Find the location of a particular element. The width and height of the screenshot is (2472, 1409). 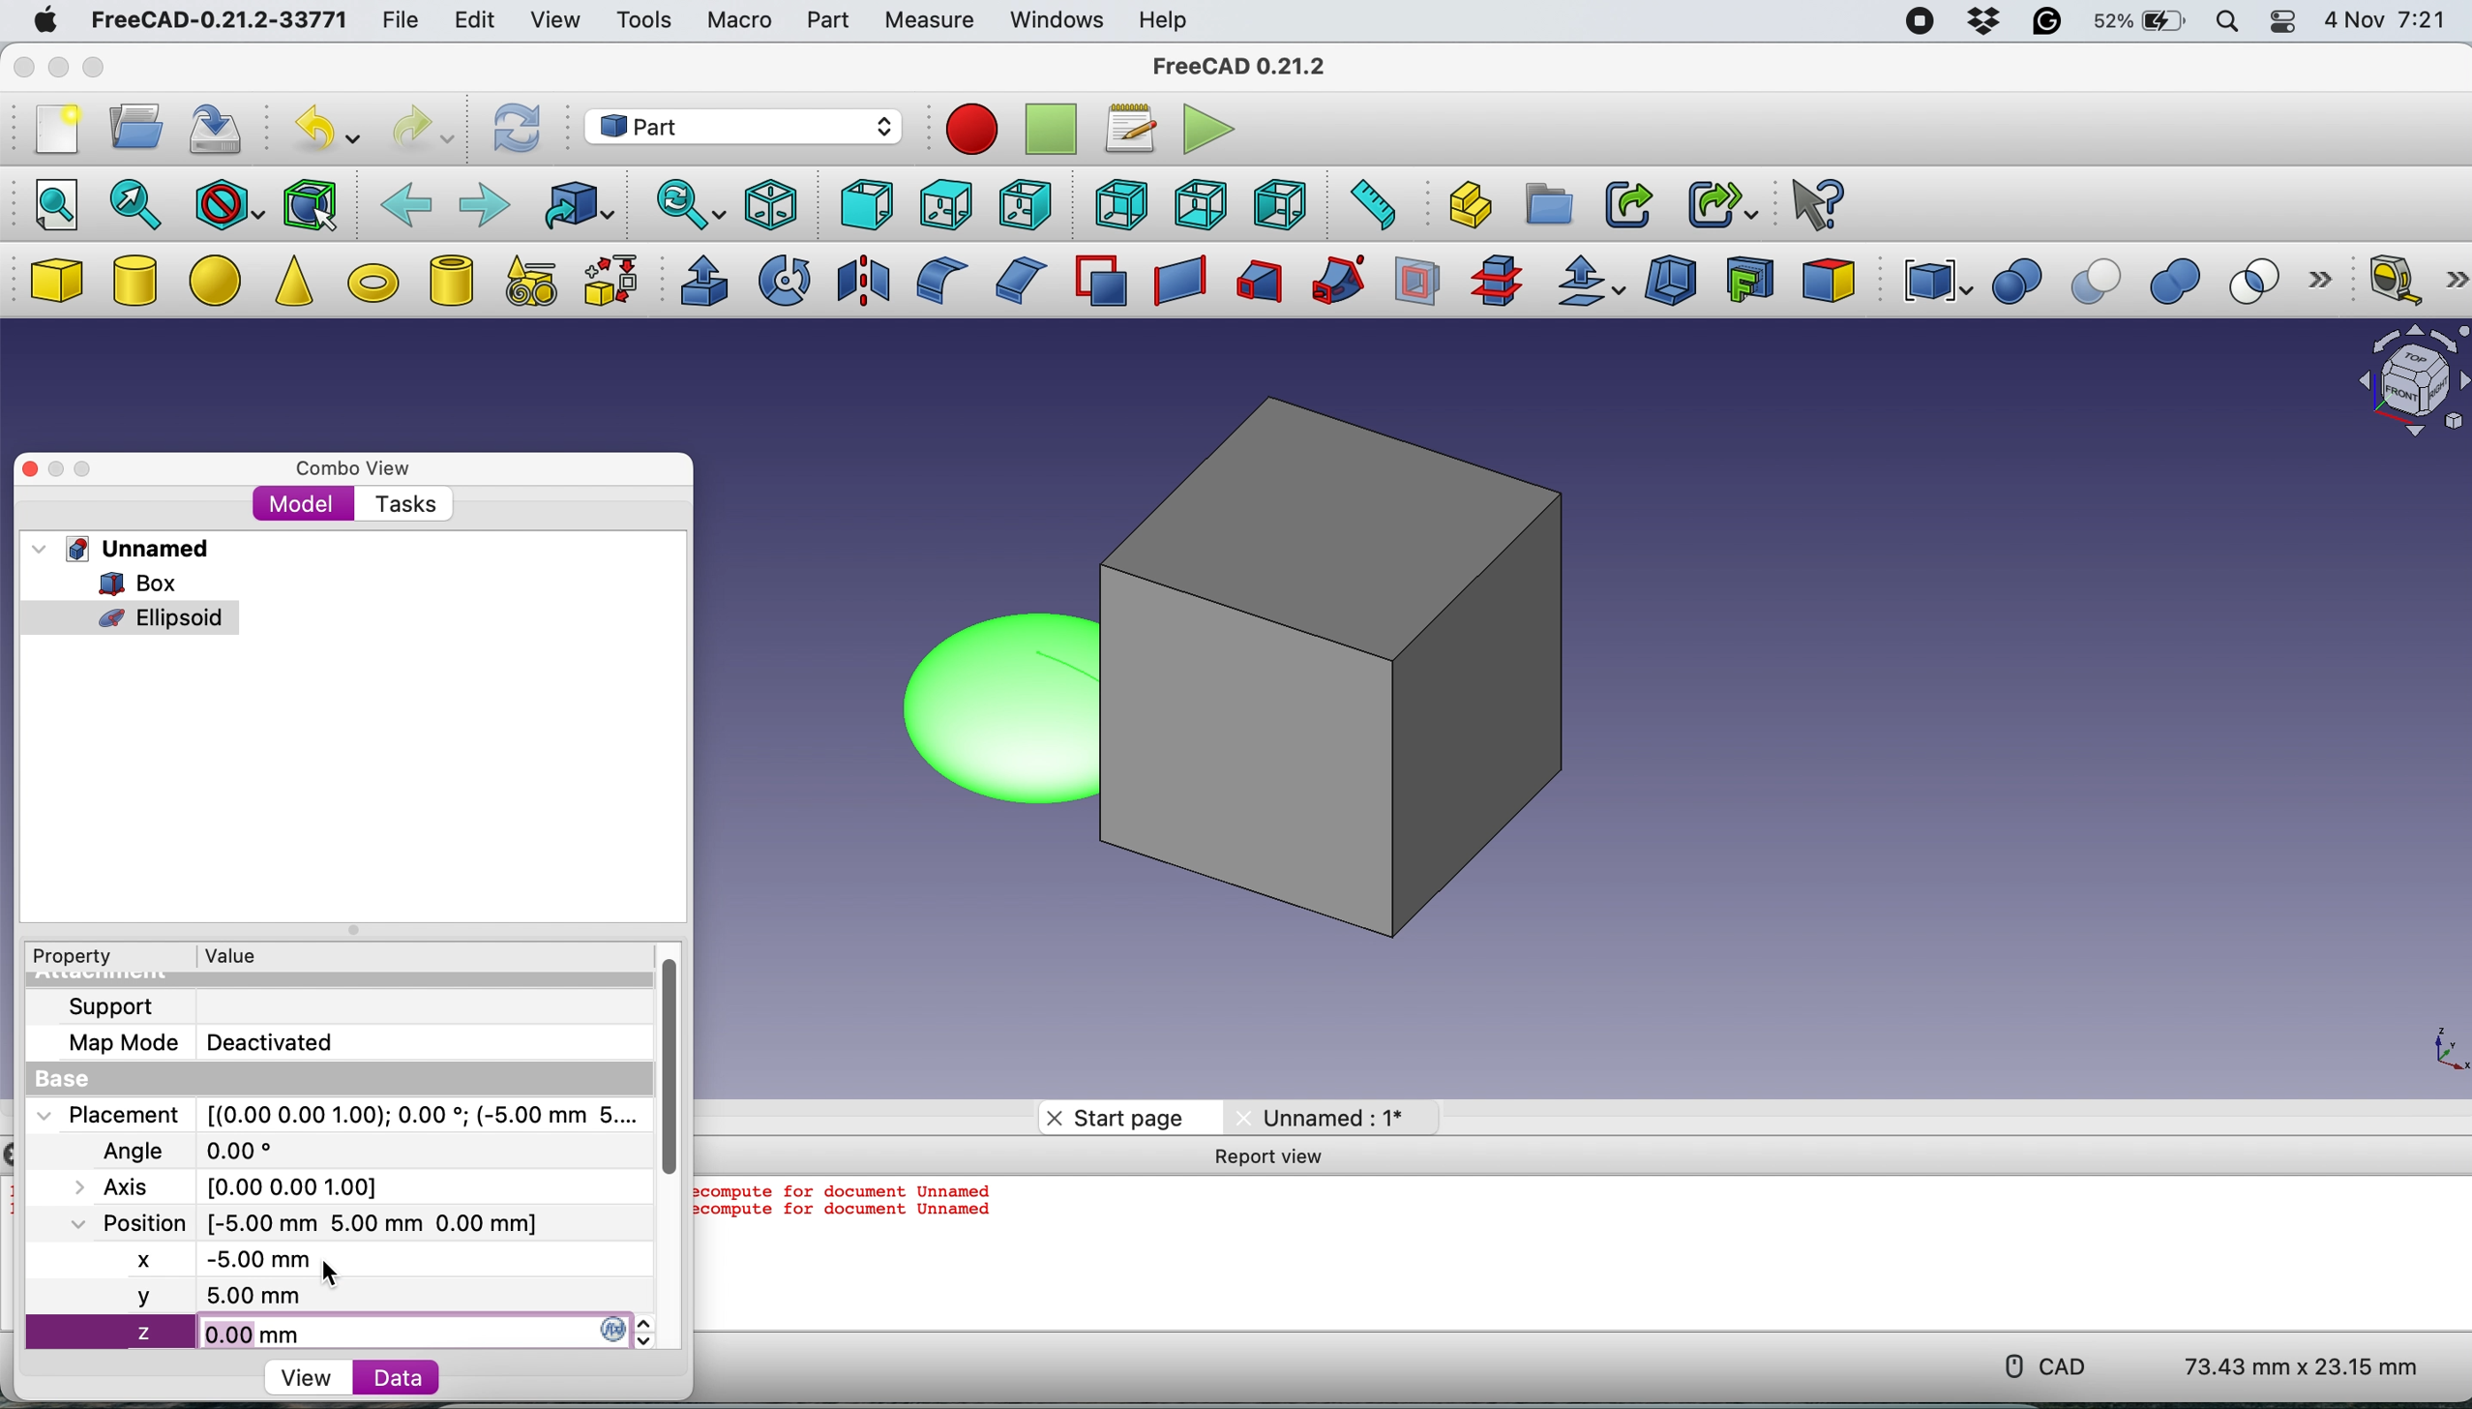

isometric view is located at coordinates (772, 204).